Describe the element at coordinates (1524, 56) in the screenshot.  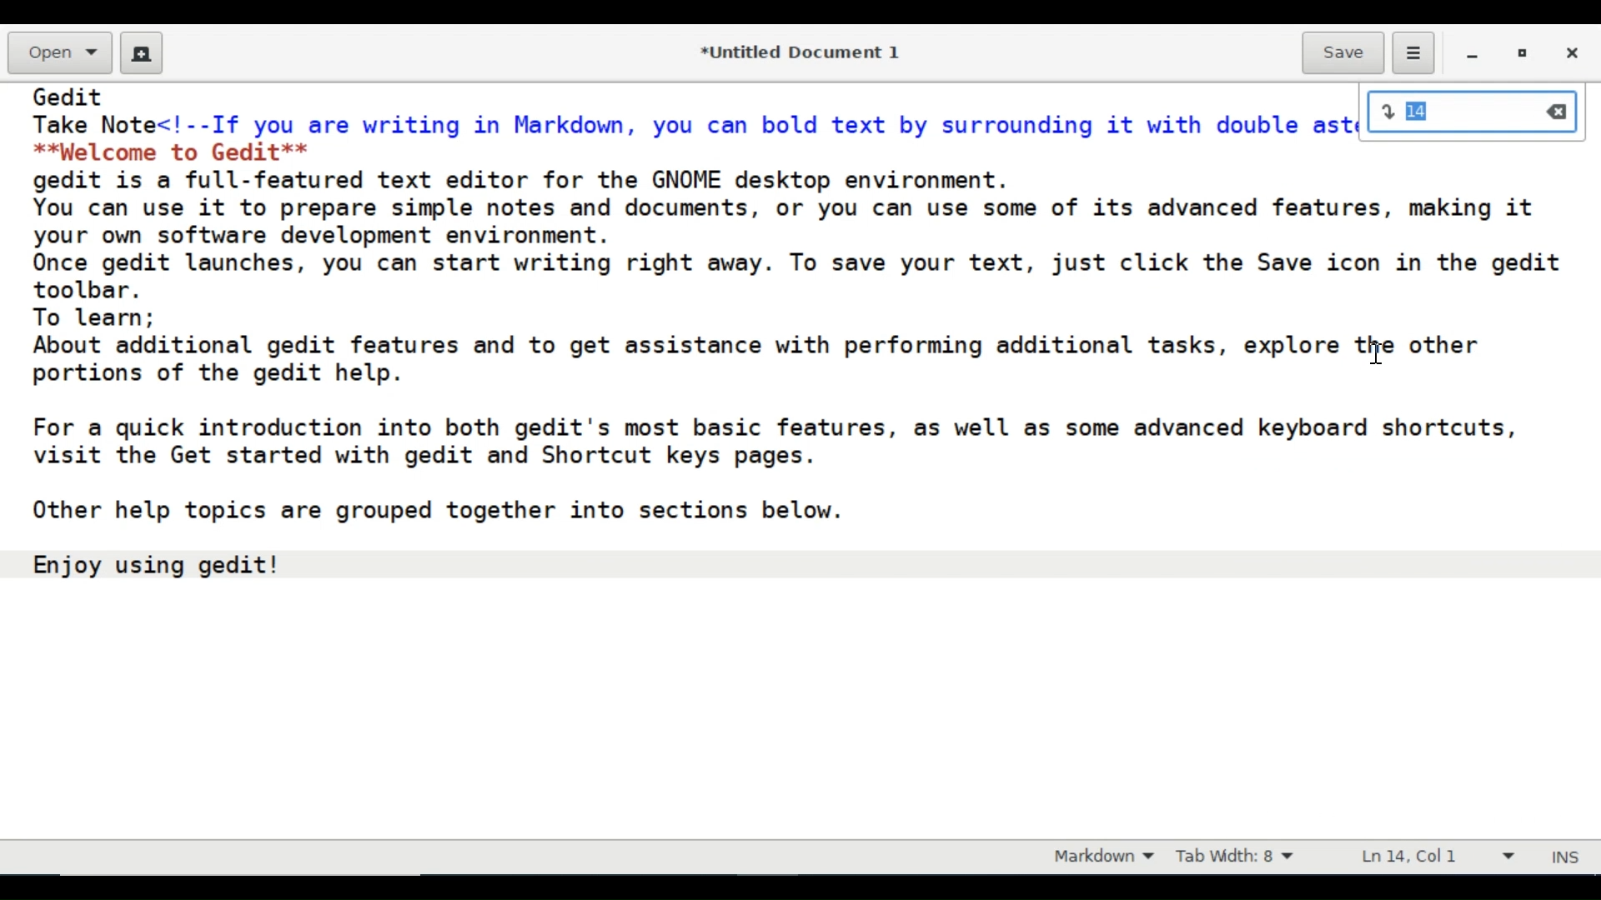
I see `restore` at that location.